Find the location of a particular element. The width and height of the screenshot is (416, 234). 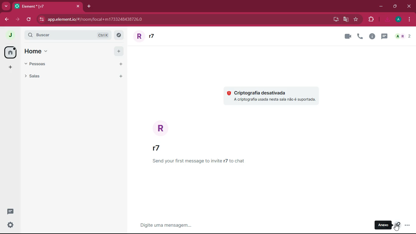

call is located at coordinates (360, 36).